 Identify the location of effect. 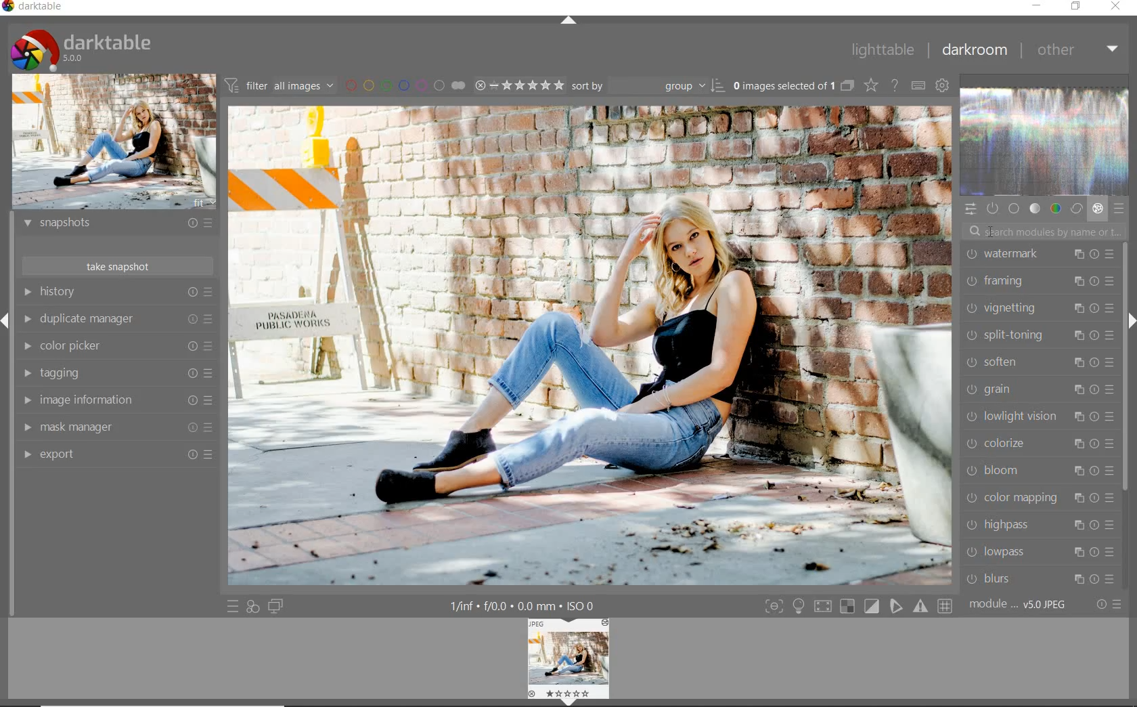
(1098, 211).